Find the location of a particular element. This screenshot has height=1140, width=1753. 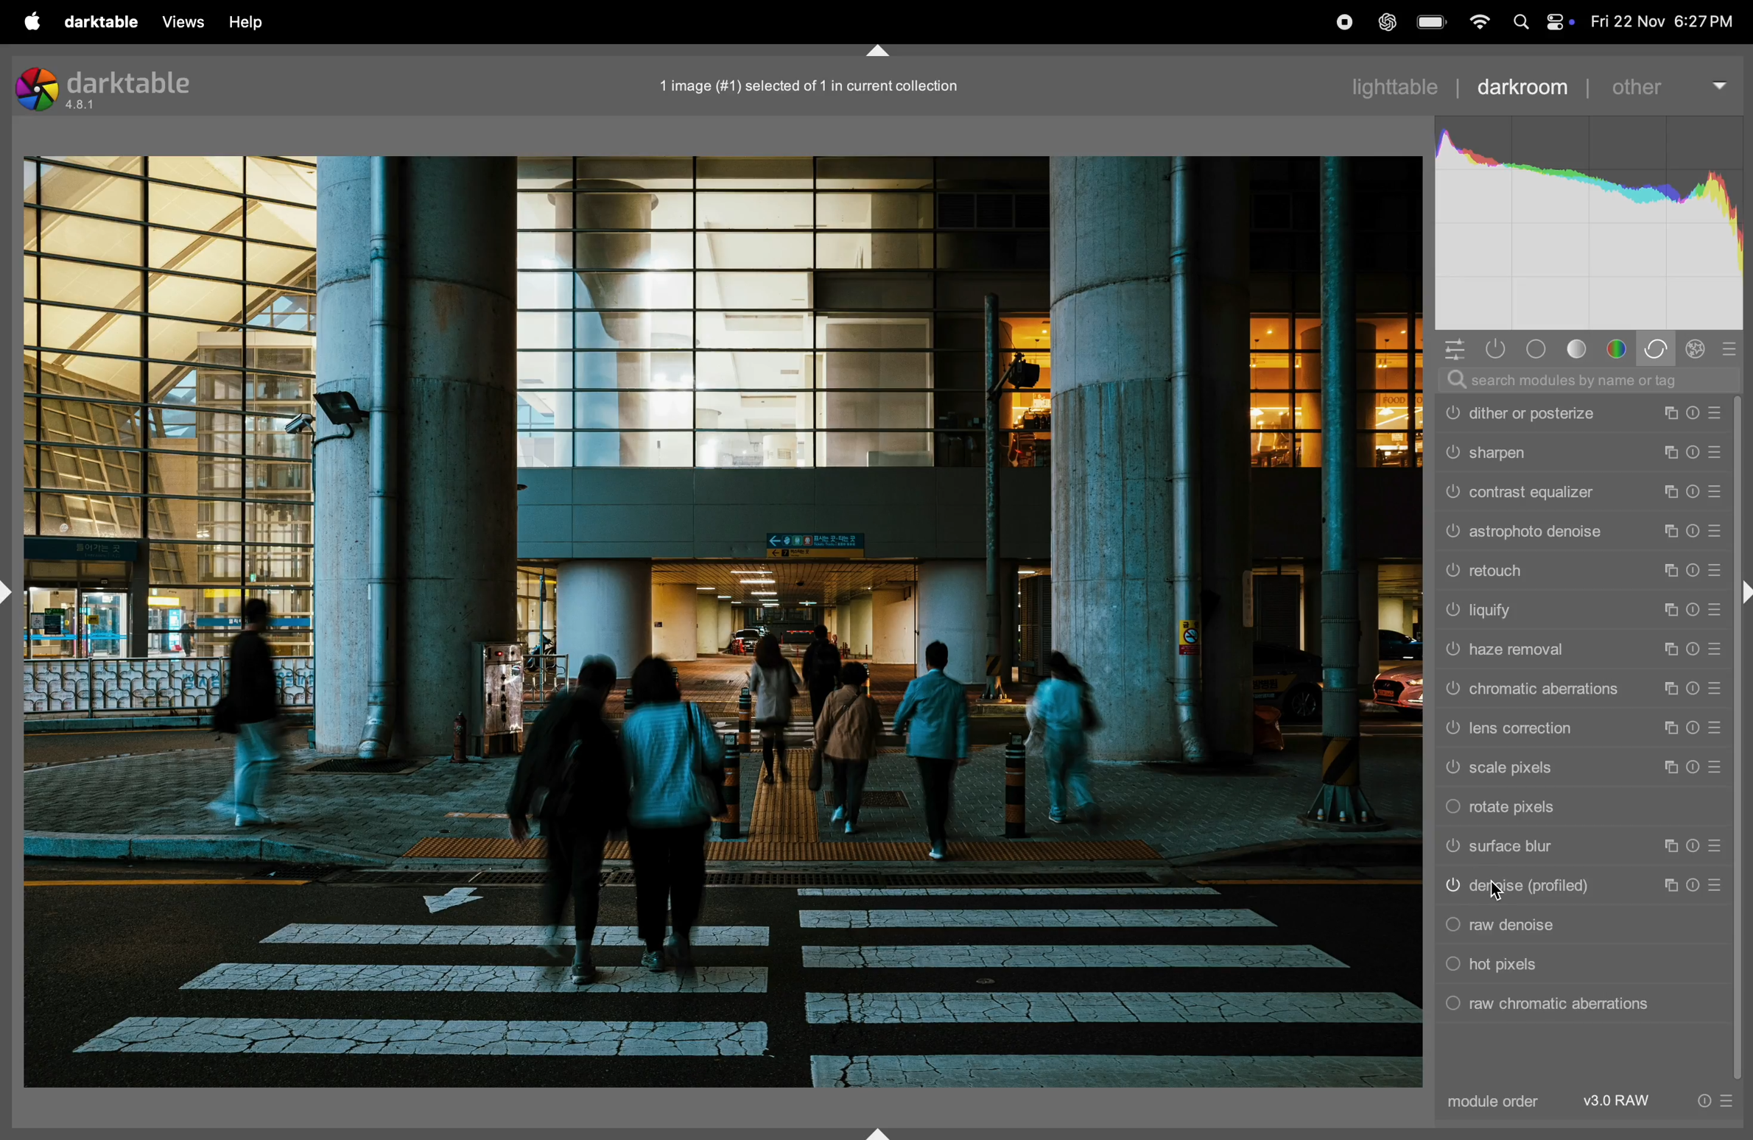

help is located at coordinates (253, 24).